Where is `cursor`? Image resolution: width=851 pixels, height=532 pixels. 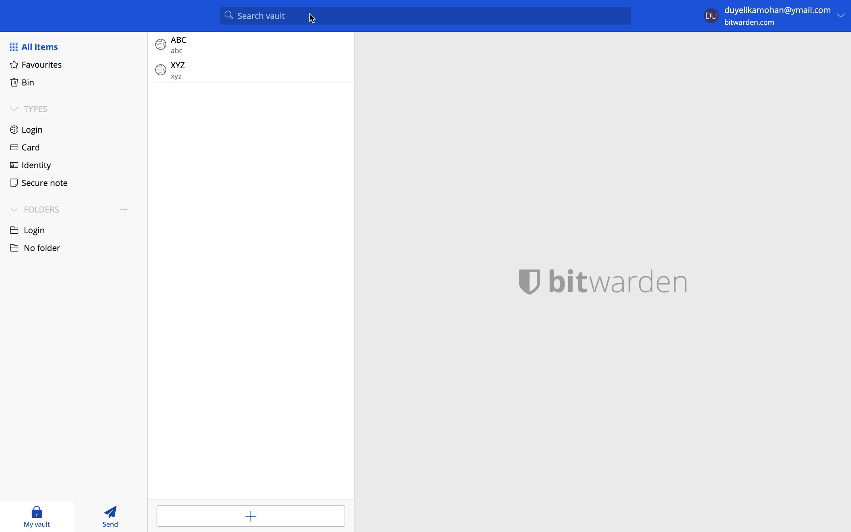 cursor is located at coordinates (313, 18).